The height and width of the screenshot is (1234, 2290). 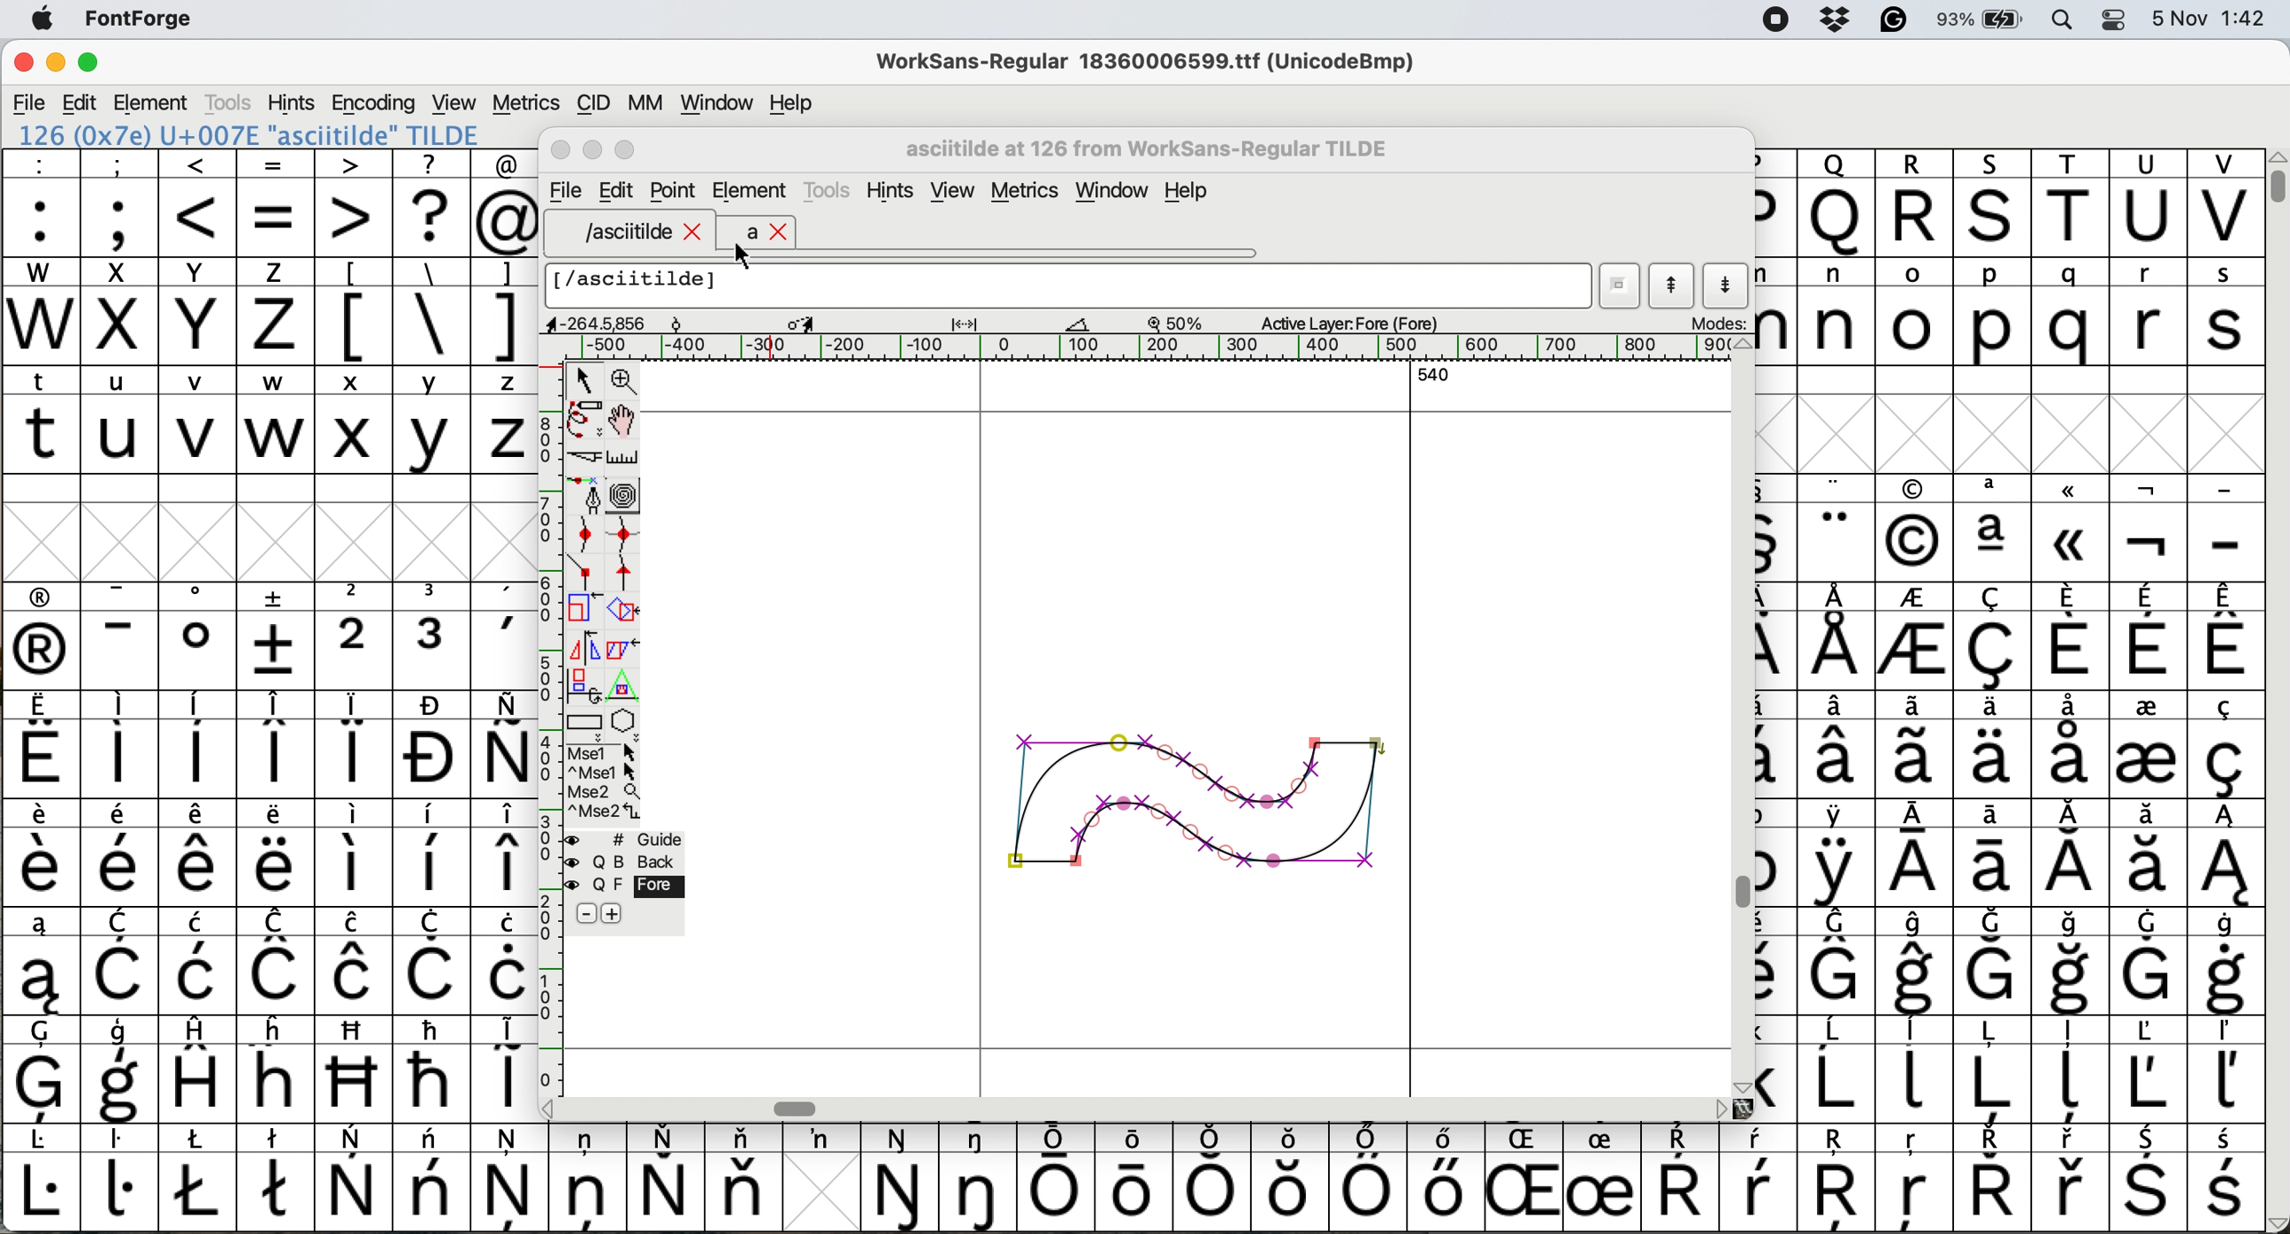 I want to click on V, so click(x=2225, y=204).